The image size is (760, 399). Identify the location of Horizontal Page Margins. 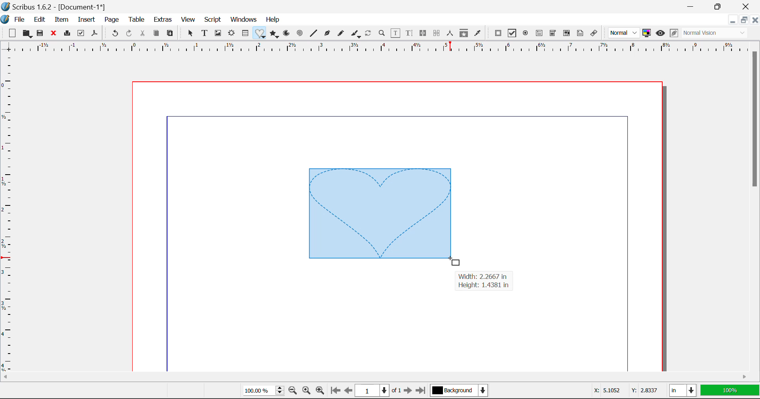
(7, 215).